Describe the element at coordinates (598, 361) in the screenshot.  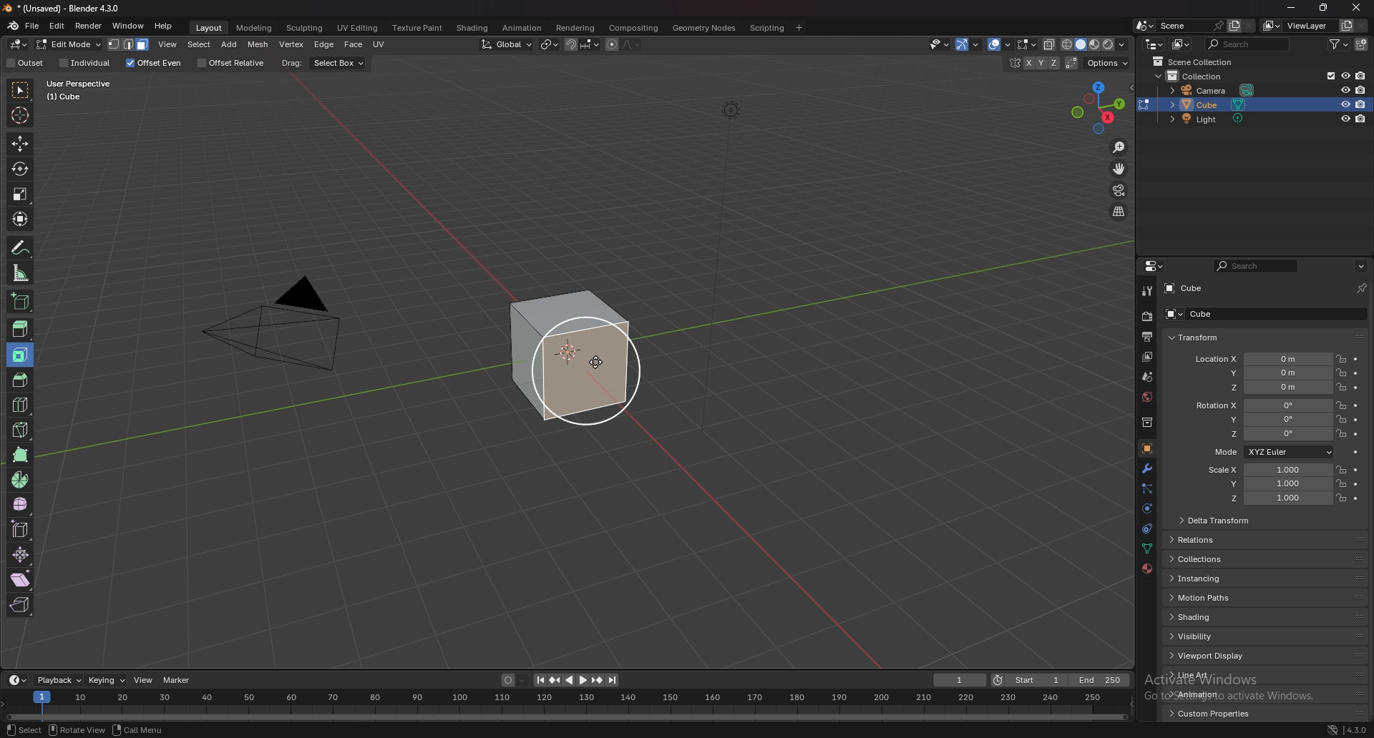
I see `cursor` at that location.